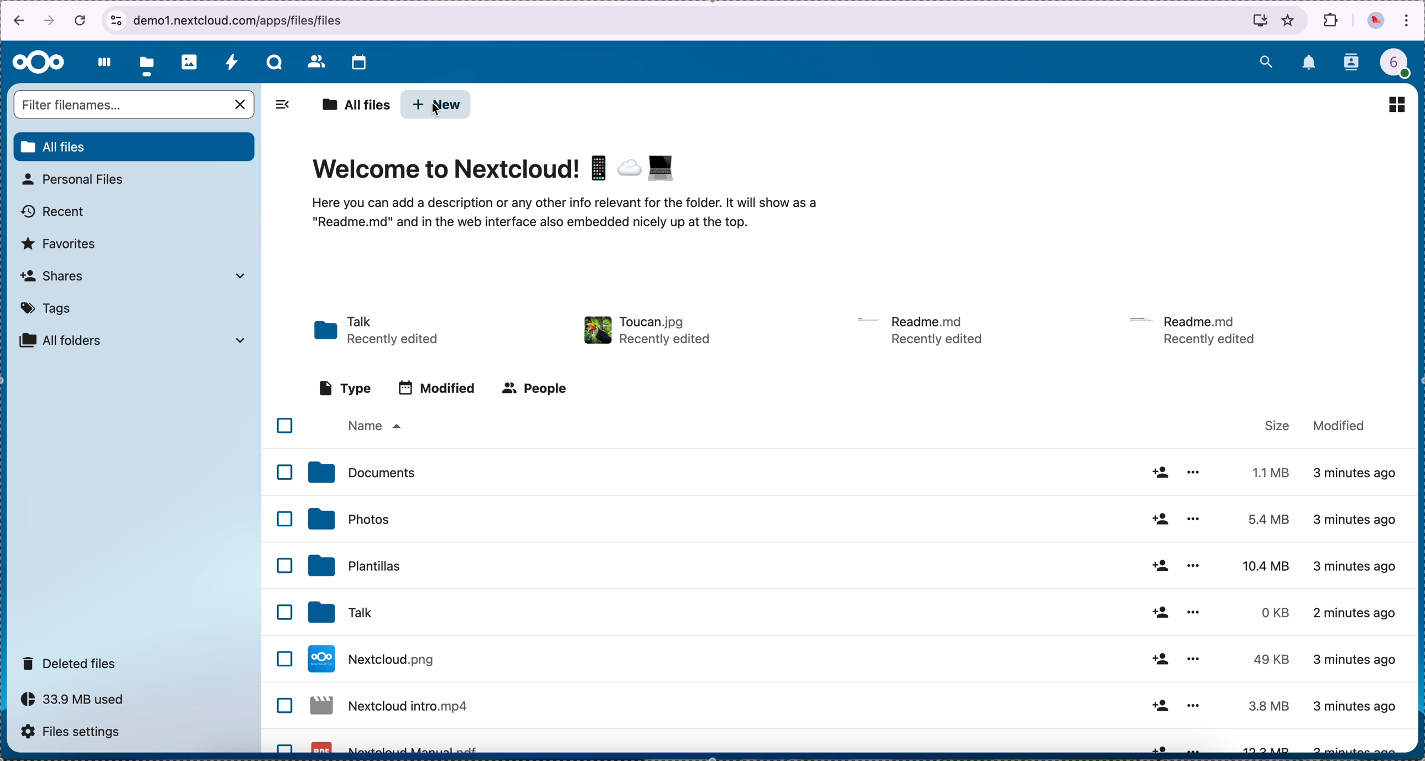 The width and height of the screenshot is (1425, 761). Describe the element at coordinates (1353, 63) in the screenshot. I see `contacts` at that location.